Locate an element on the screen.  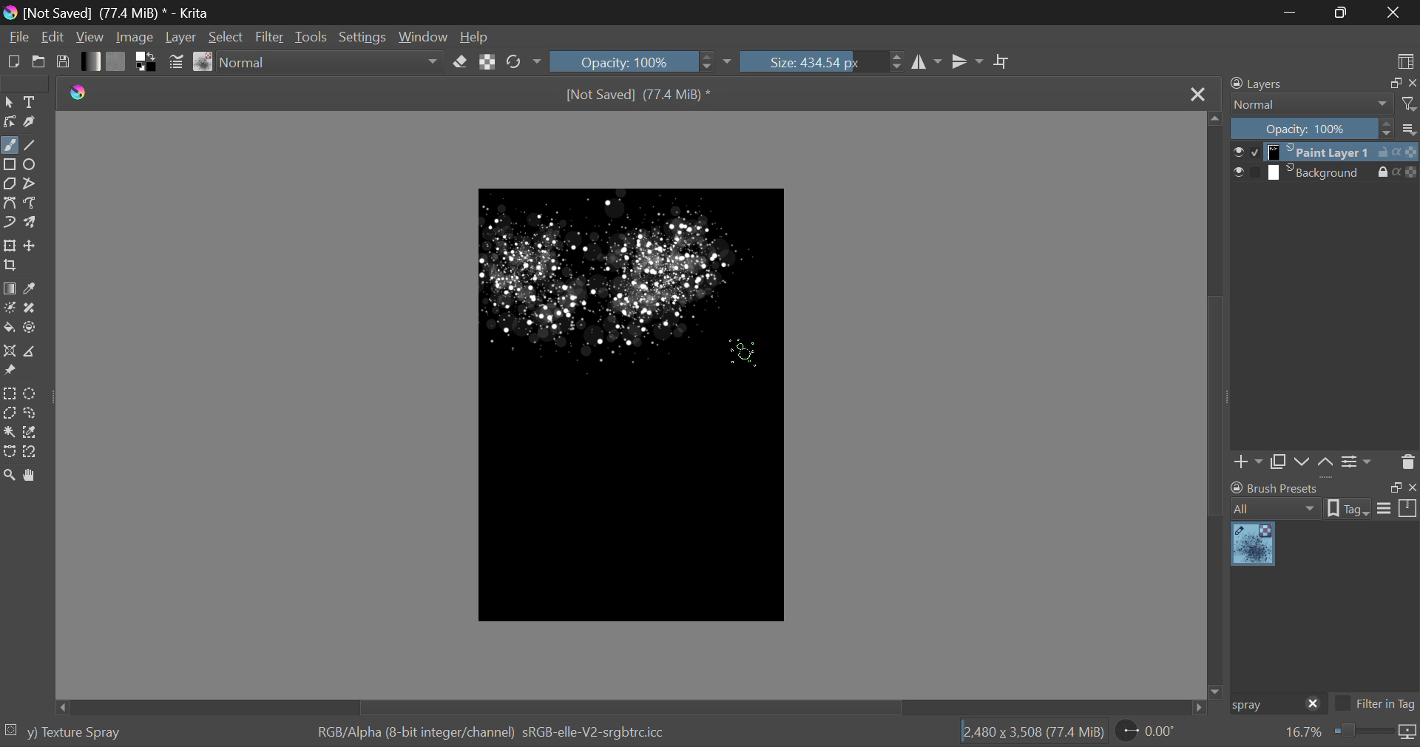
Dynamic Brush is located at coordinates (9, 221).